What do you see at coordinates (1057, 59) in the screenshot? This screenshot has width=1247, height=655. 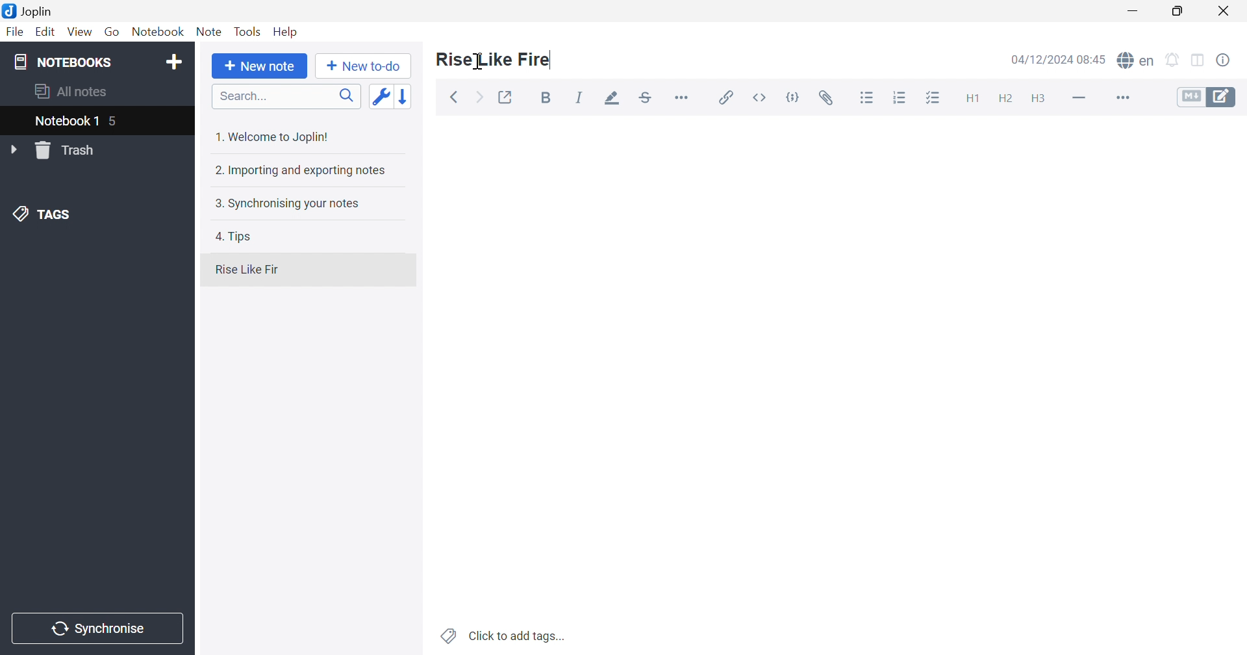 I see `04/12/2024 08:44` at bounding box center [1057, 59].